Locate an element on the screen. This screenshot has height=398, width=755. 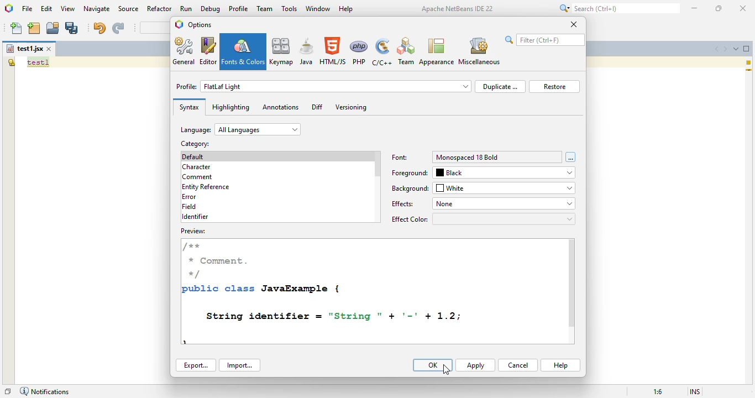
current line is located at coordinates (749, 71).